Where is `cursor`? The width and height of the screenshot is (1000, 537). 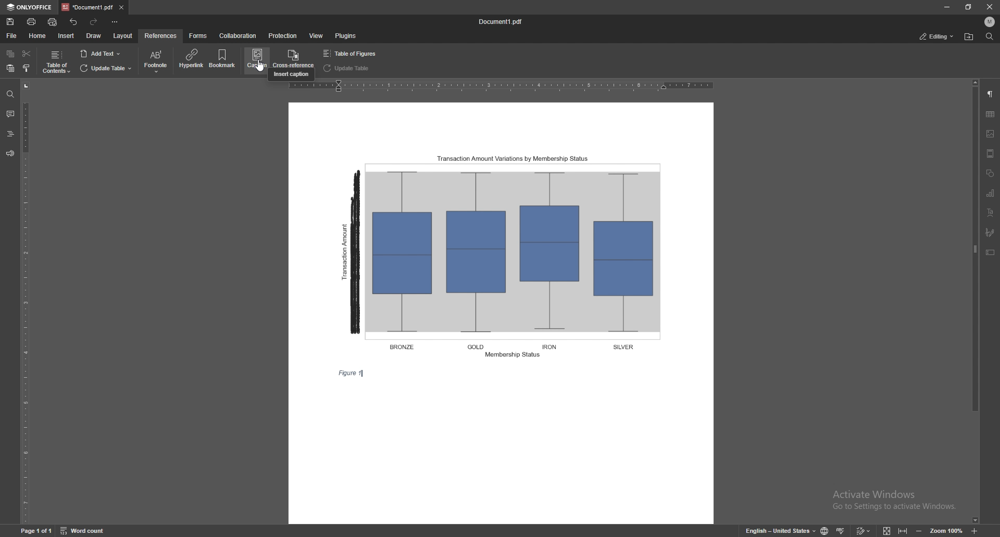 cursor is located at coordinates (261, 74).